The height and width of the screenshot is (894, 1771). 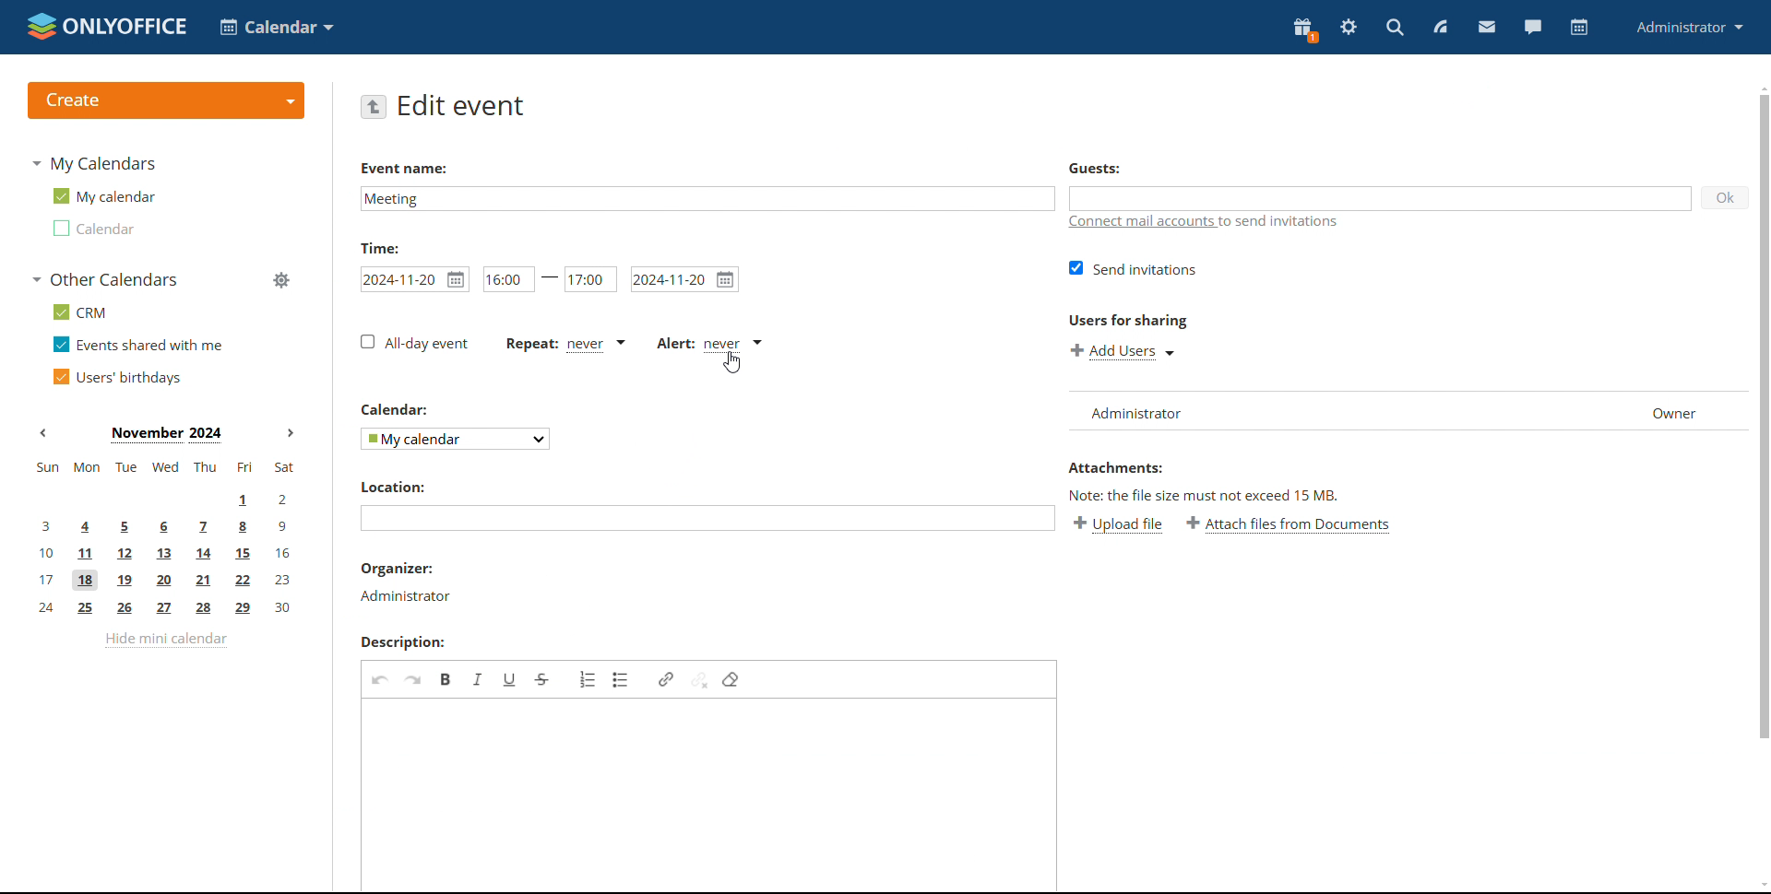 What do you see at coordinates (91, 228) in the screenshot?
I see `second calendar` at bounding box center [91, 228].